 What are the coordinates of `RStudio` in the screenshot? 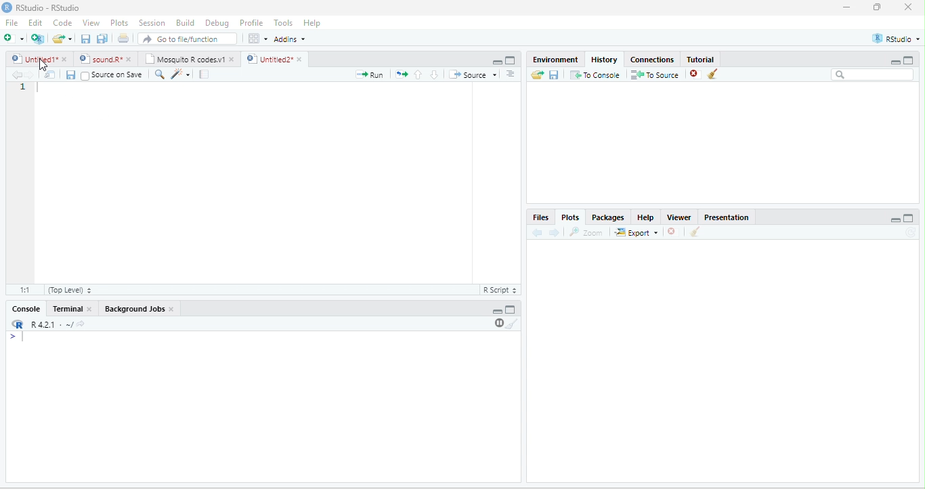 It's located at (897, 39).